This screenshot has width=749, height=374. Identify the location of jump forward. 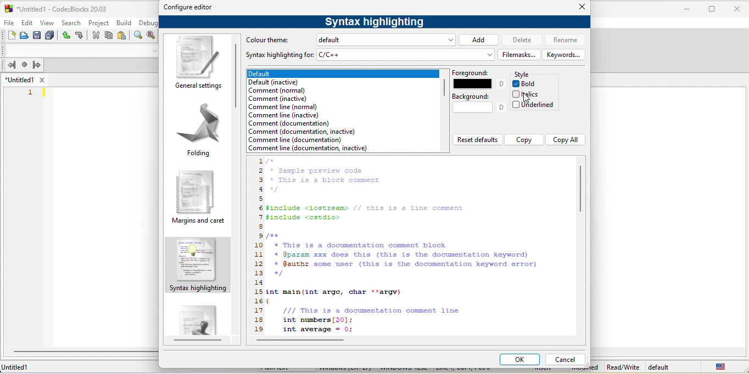
(37, 64).